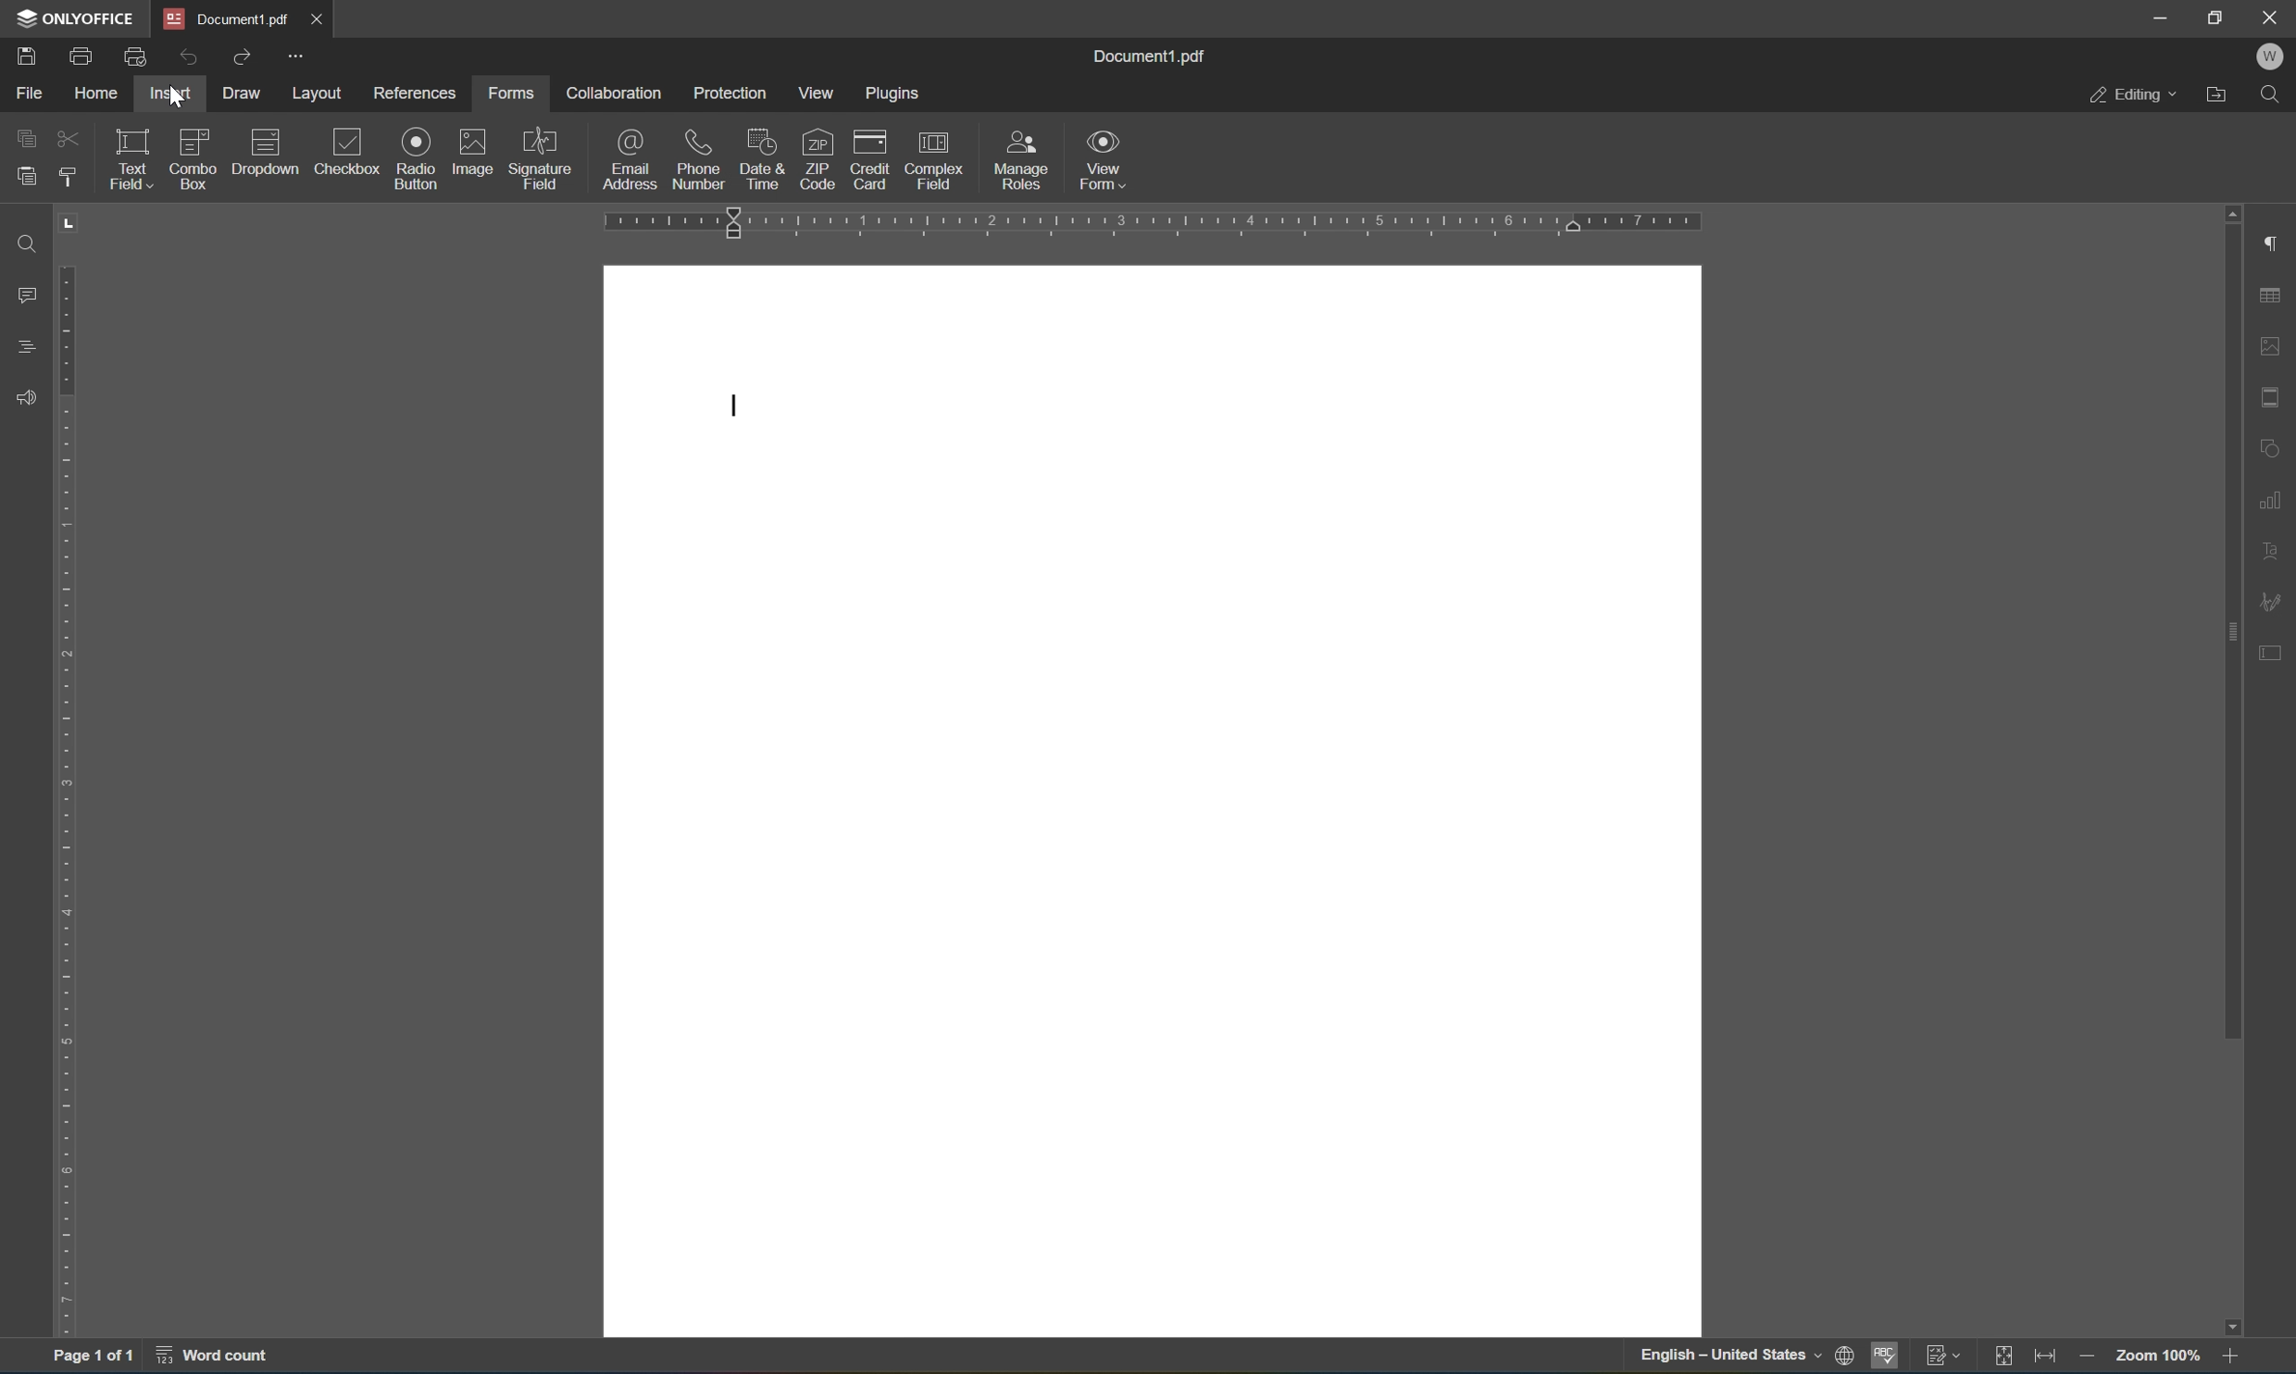  I want to click on Quick print, so click(138, 54).